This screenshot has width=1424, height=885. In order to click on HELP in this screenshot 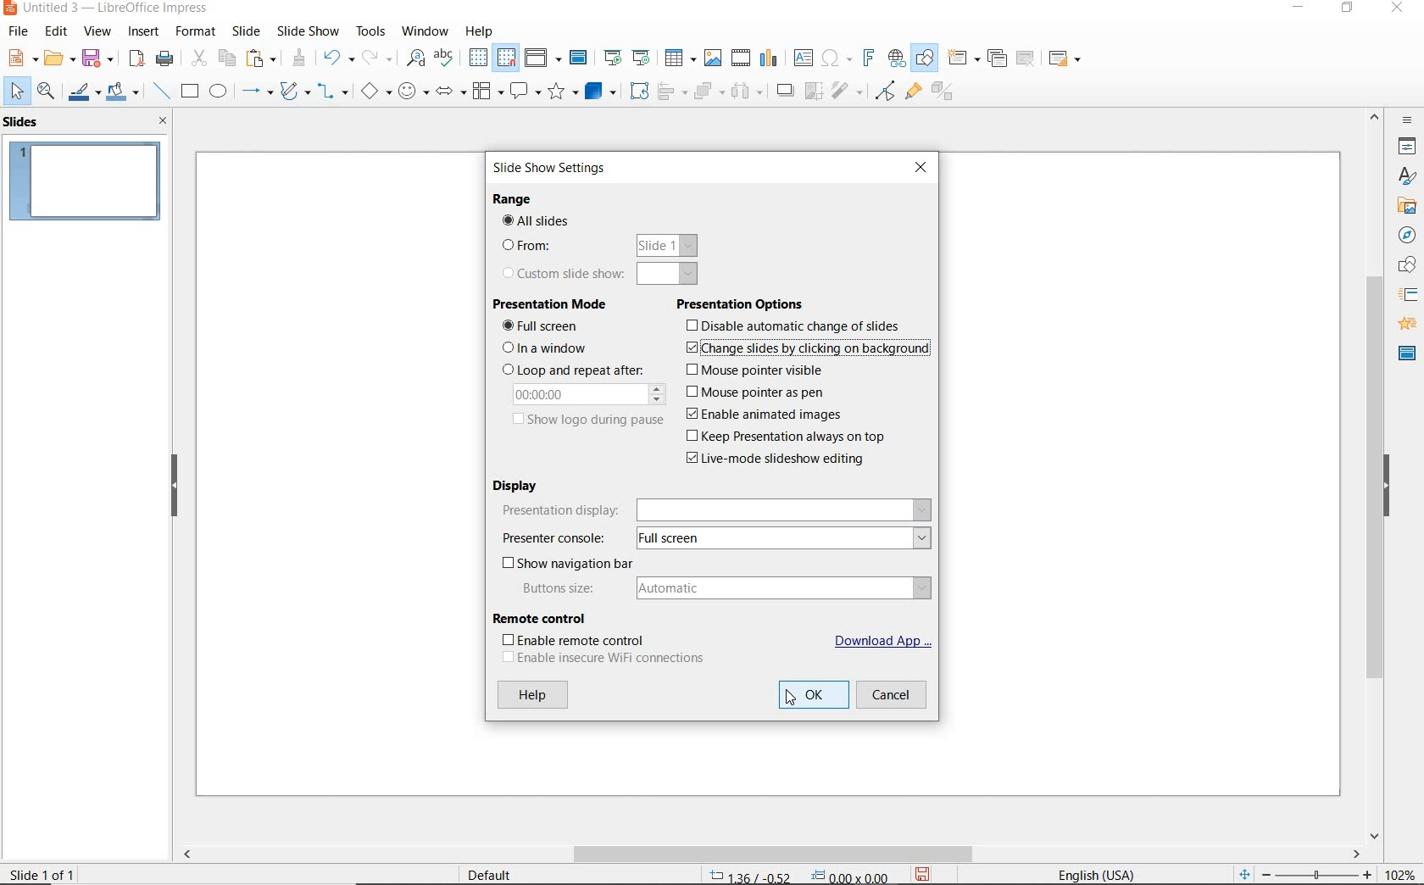, I will do `click(532, 695)`.